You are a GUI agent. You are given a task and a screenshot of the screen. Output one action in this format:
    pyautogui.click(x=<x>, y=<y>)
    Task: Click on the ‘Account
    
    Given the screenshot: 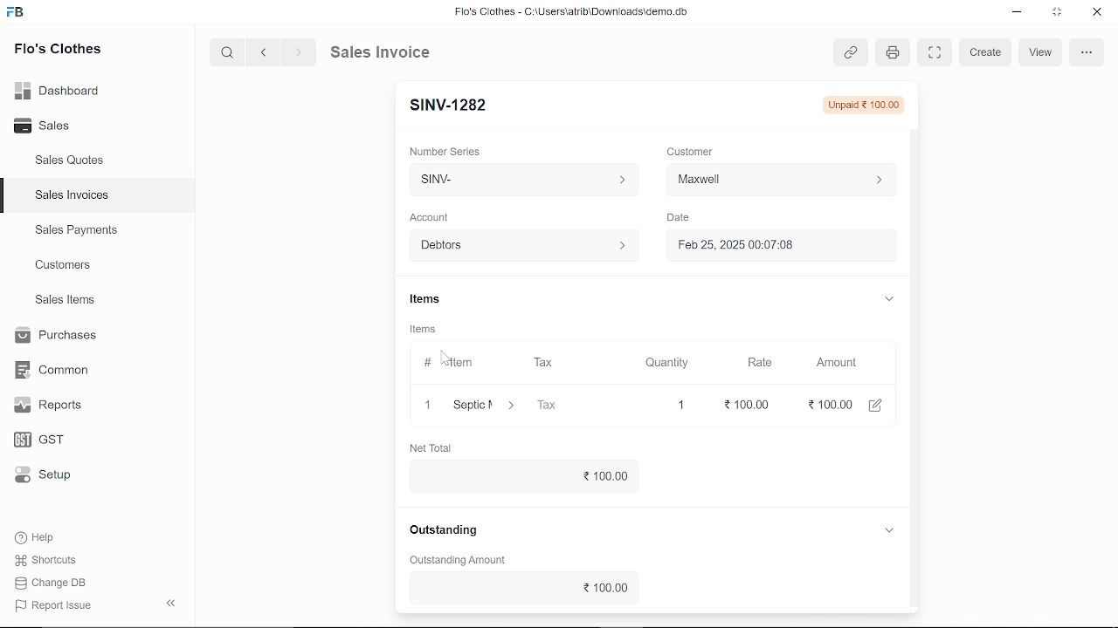 What is the action you would take?
    pyautogui.click(x=429, y=216)
    